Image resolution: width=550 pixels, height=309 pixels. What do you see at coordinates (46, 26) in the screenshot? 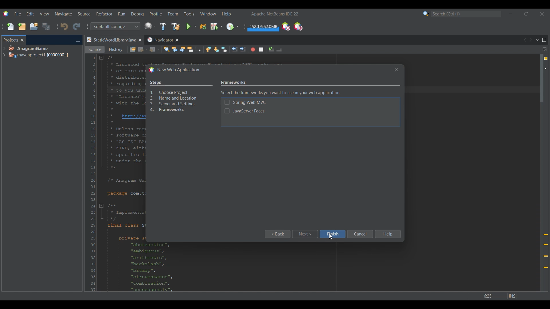
I see `Save all` at bounding box center [46, 26].